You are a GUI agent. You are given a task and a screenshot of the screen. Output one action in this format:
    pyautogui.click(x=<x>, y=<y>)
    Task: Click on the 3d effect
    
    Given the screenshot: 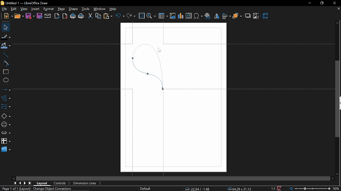 What is the action you would take?
    pyautogui.click(x=266, y=16)
    